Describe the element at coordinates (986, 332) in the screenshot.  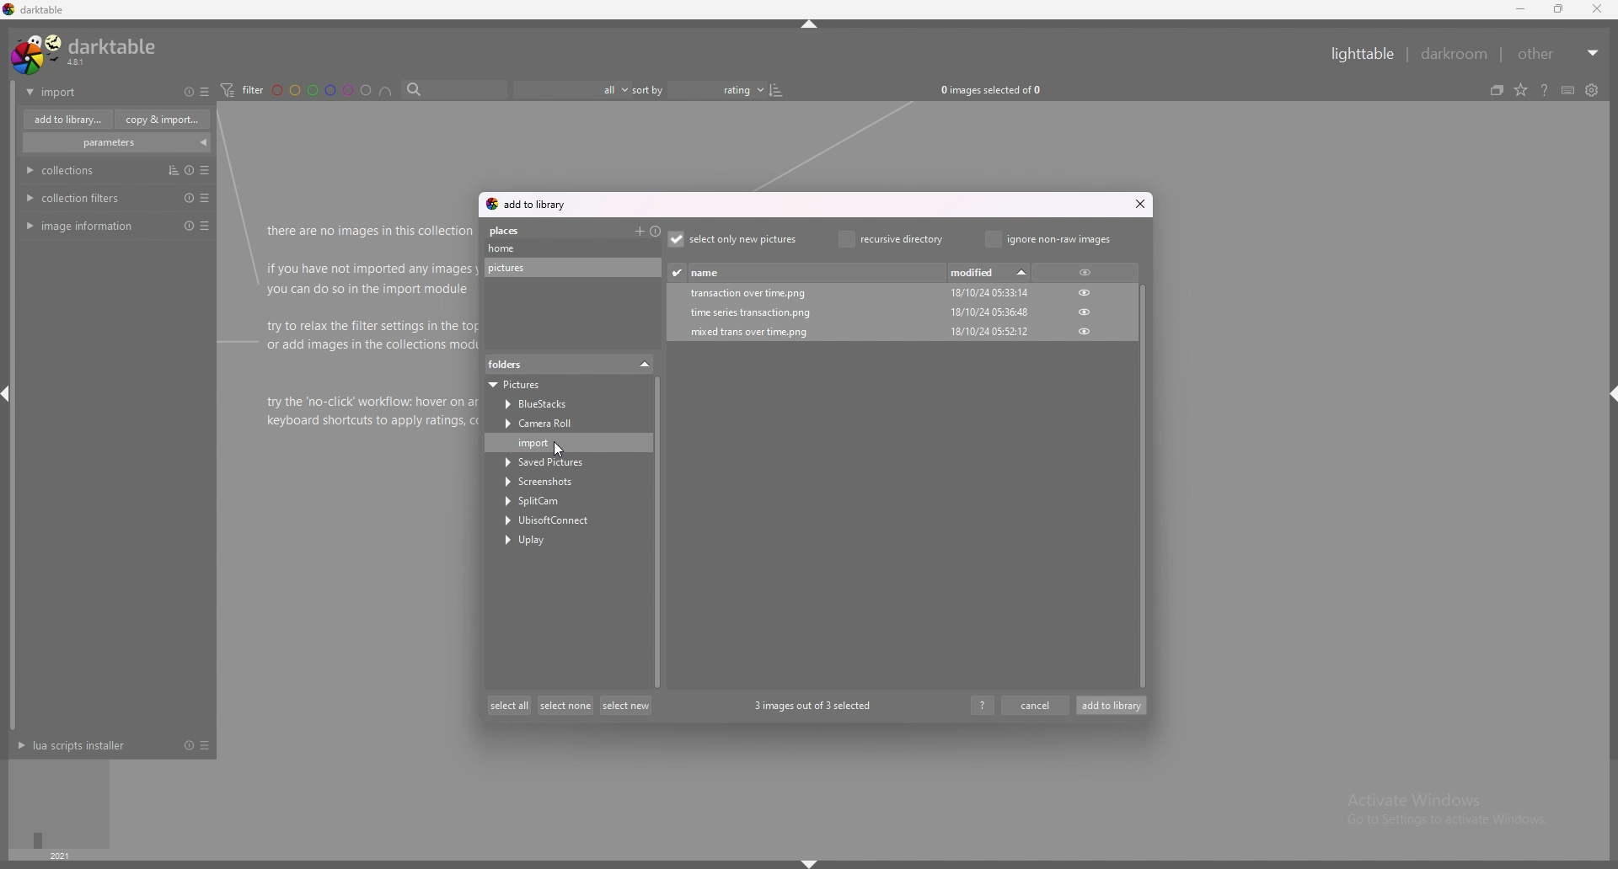
I see `18/10/24 05:52:12` at that location.